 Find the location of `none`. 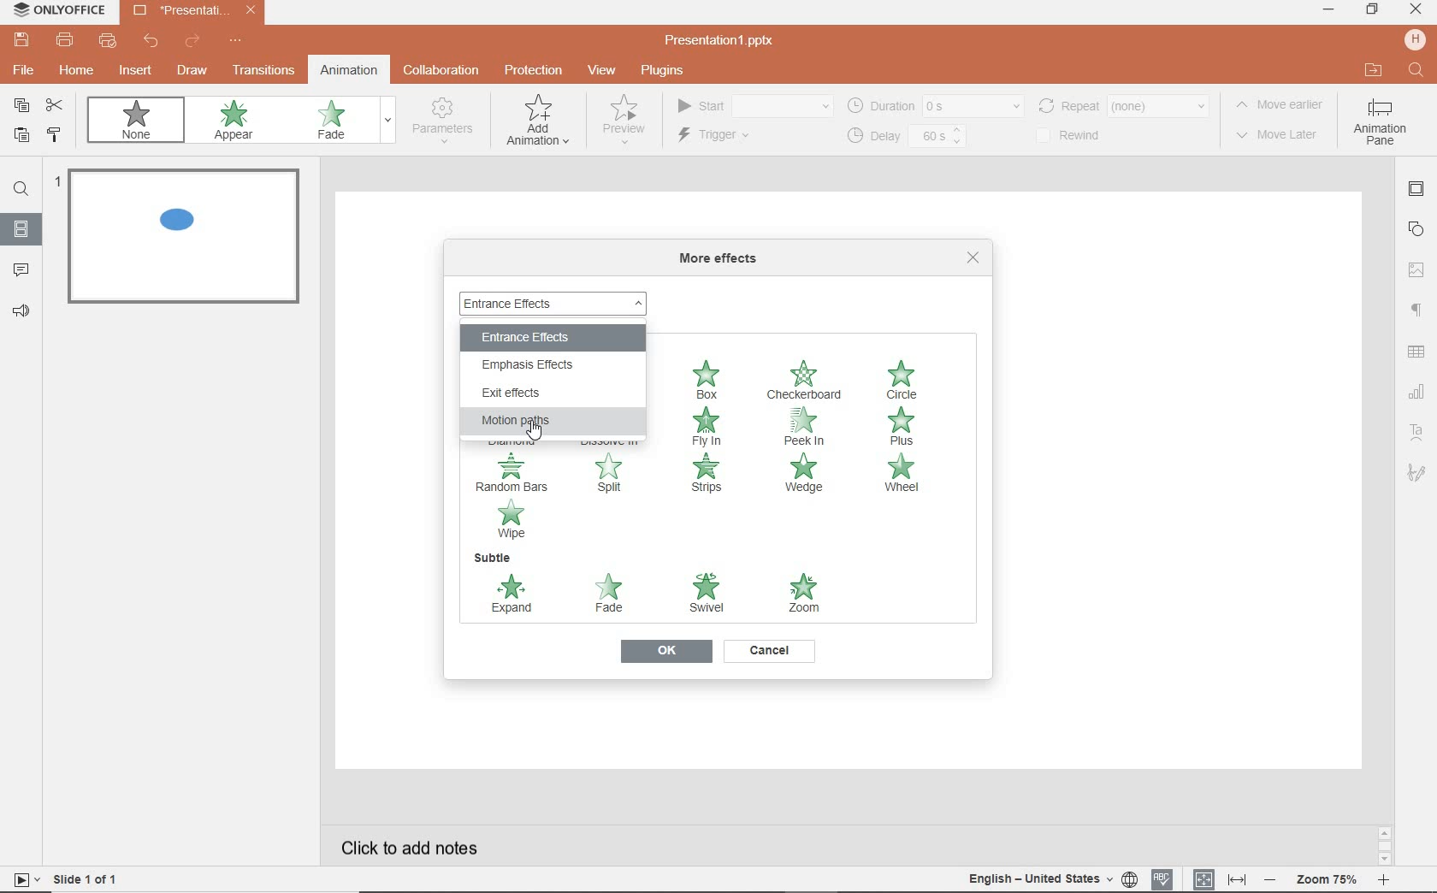

none is located at coordinates (140, 123).